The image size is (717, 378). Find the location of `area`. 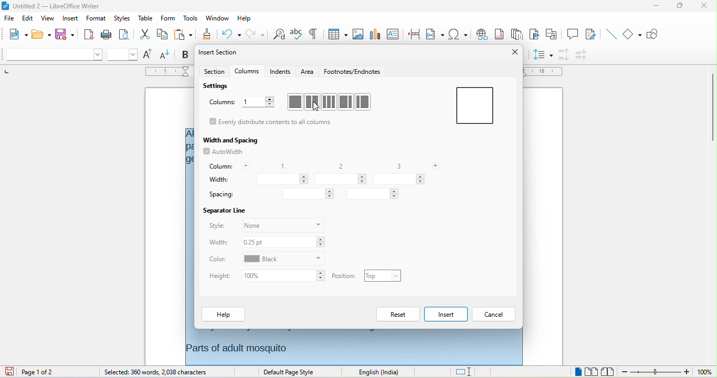

area is located at coordinates (308, 71).